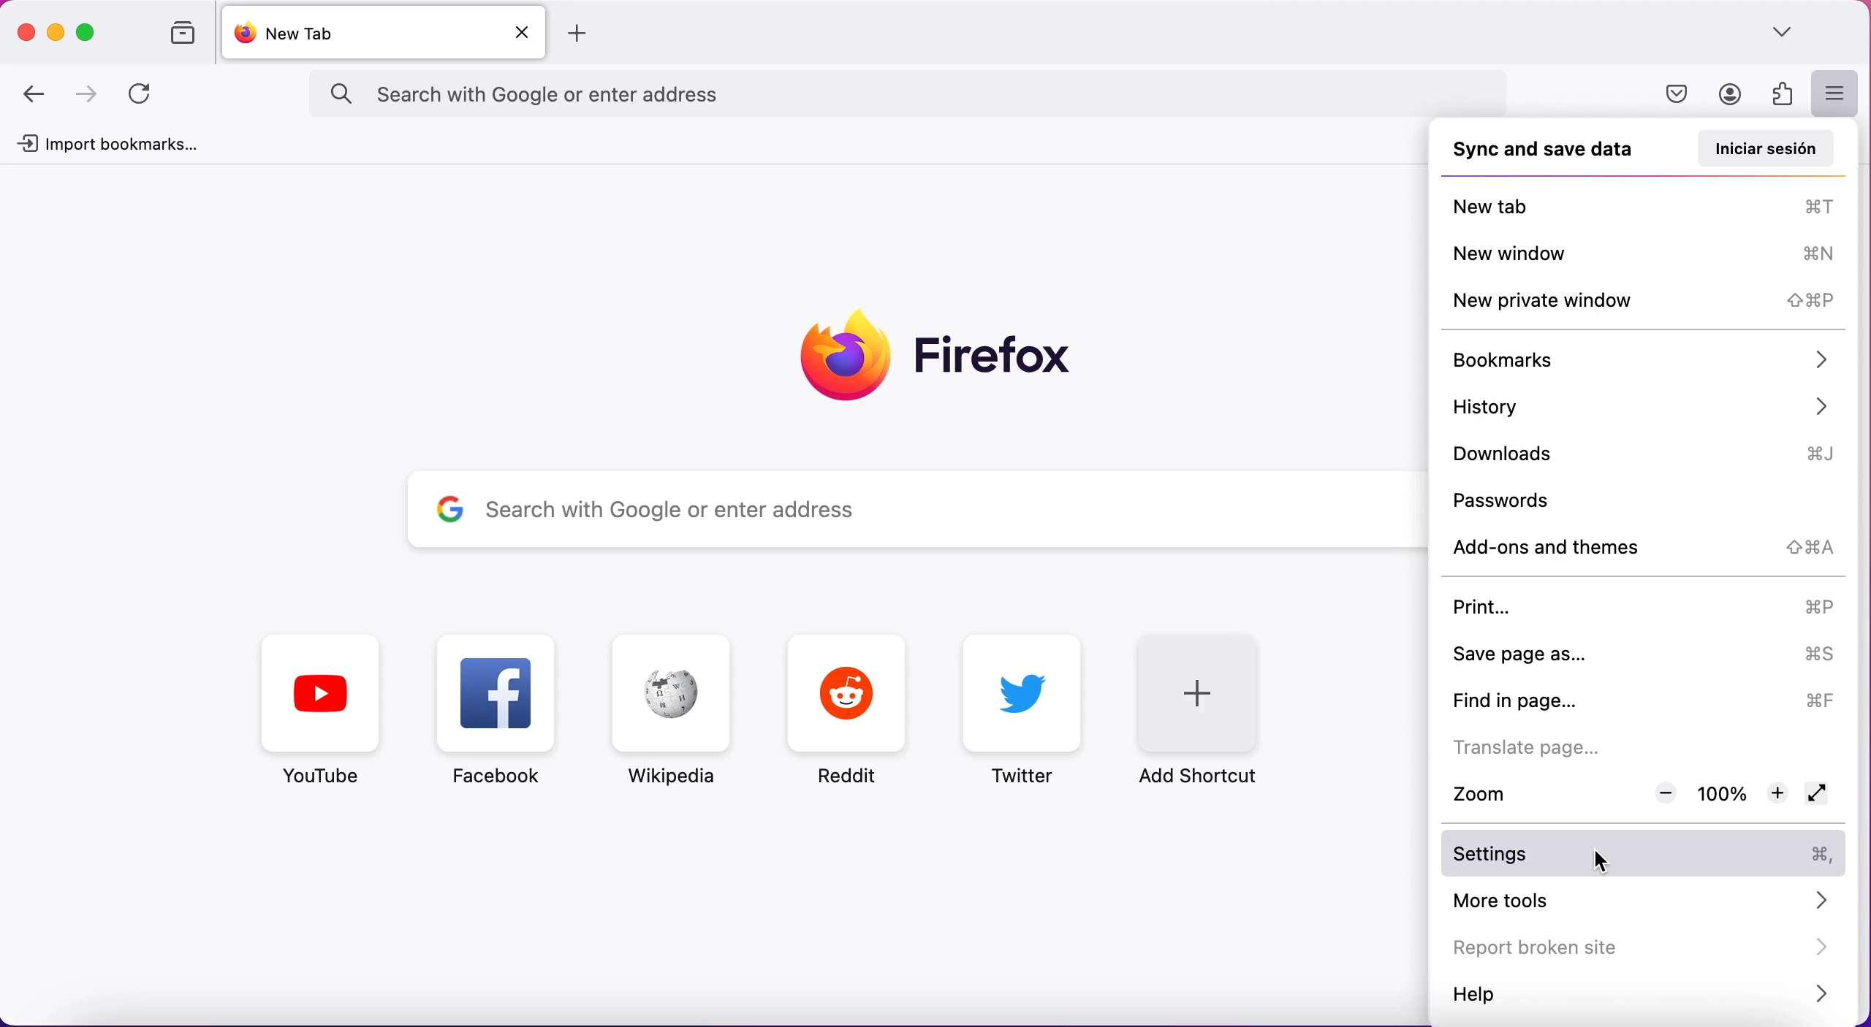 This screenshot has height=1027, width=1871. Describe the element at coordinates (1834, 94) in the screenshot. I see `open application menu` at that location.